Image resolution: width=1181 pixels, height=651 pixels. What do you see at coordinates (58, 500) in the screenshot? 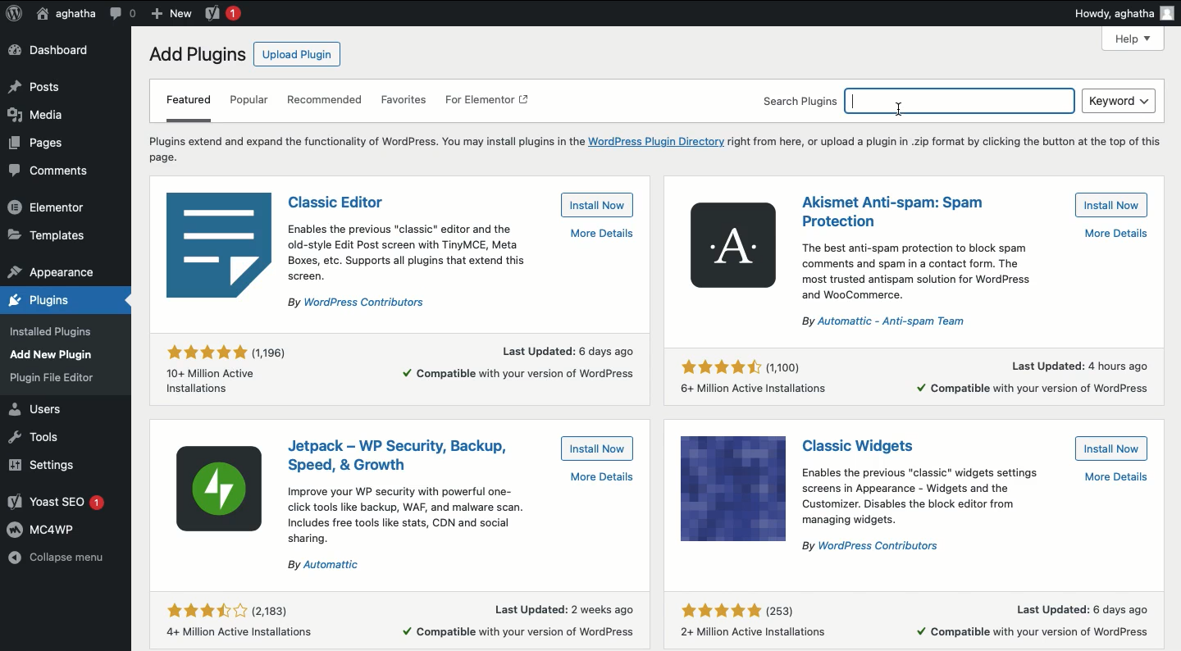
I see `Yoast SEO` at bounding box center [58, 500].